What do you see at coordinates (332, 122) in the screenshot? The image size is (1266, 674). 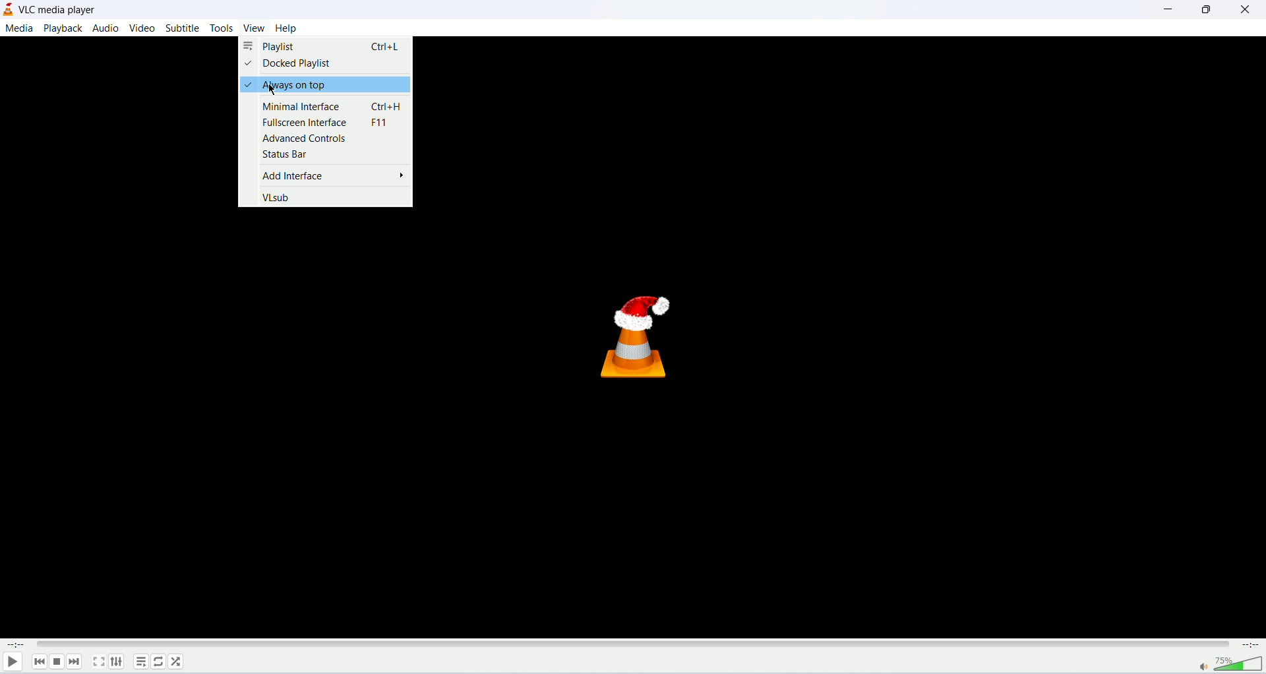 I see `fullscreen interface` at bounding box center [332, 122].